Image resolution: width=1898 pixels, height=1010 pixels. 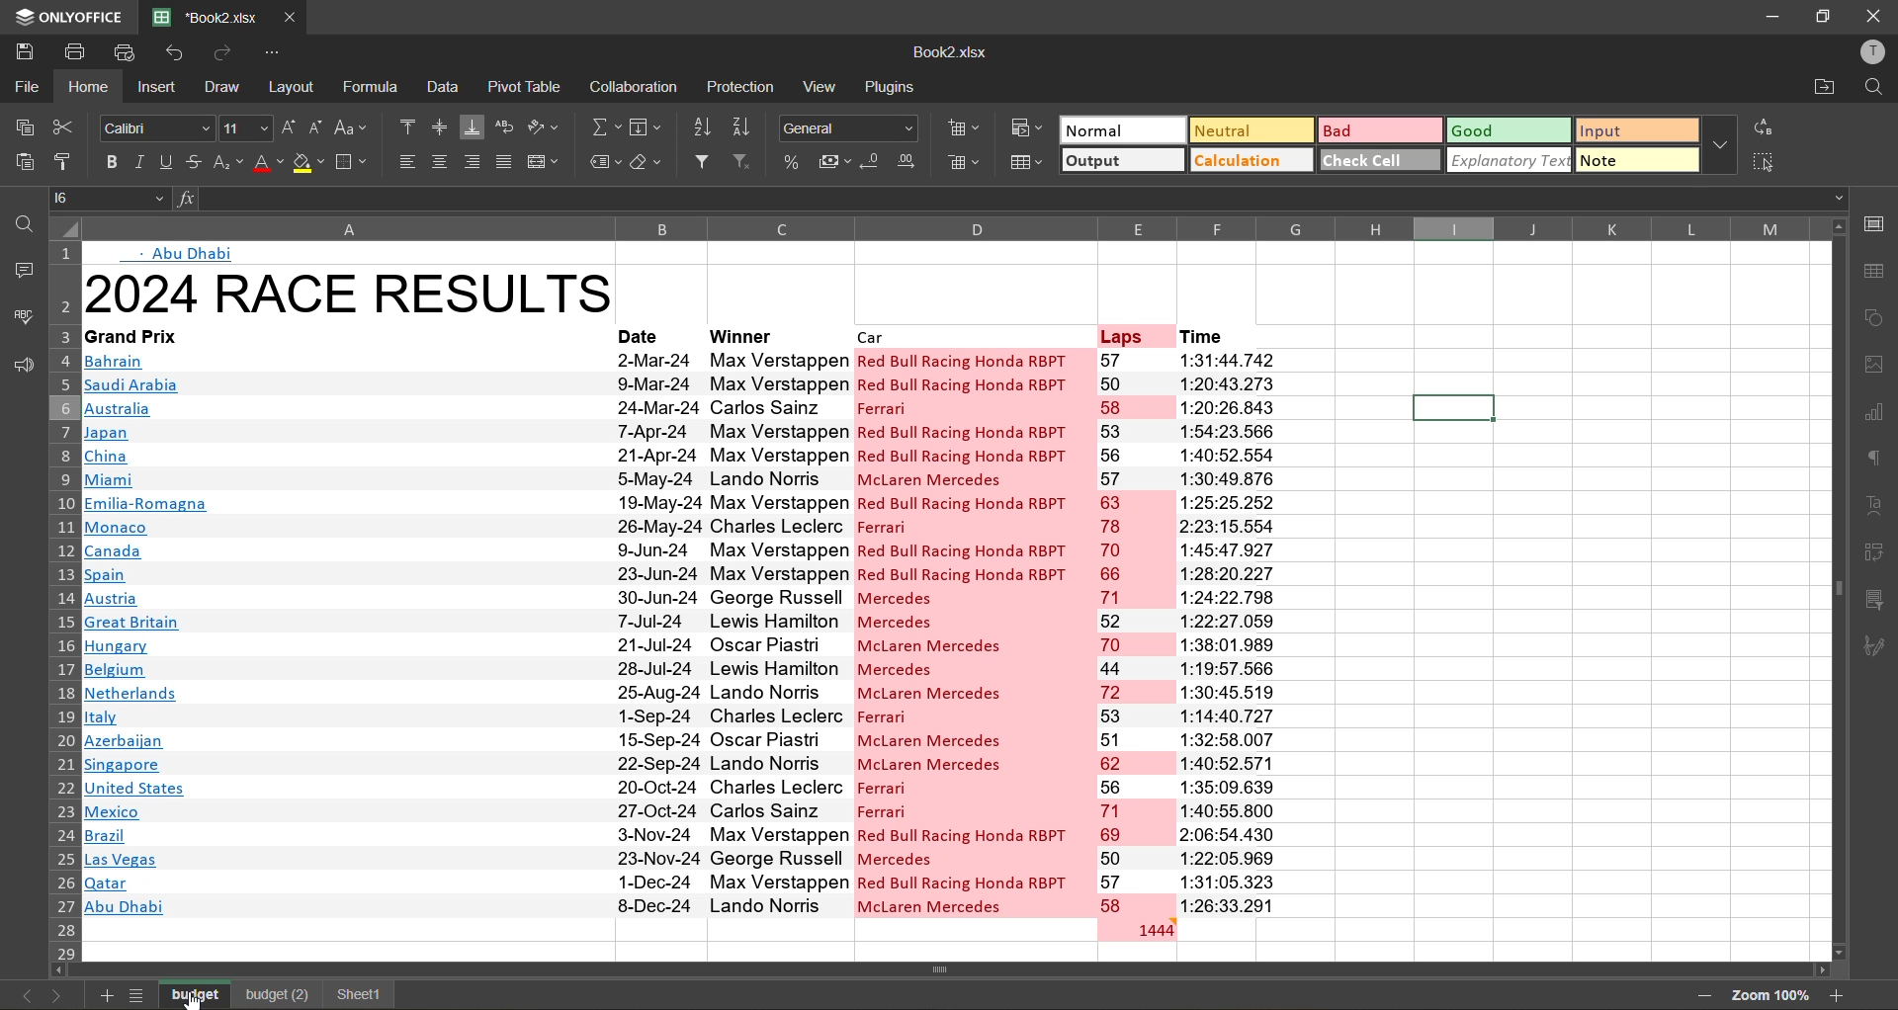 I want to click on check cell, so click(x=1380, y=159).